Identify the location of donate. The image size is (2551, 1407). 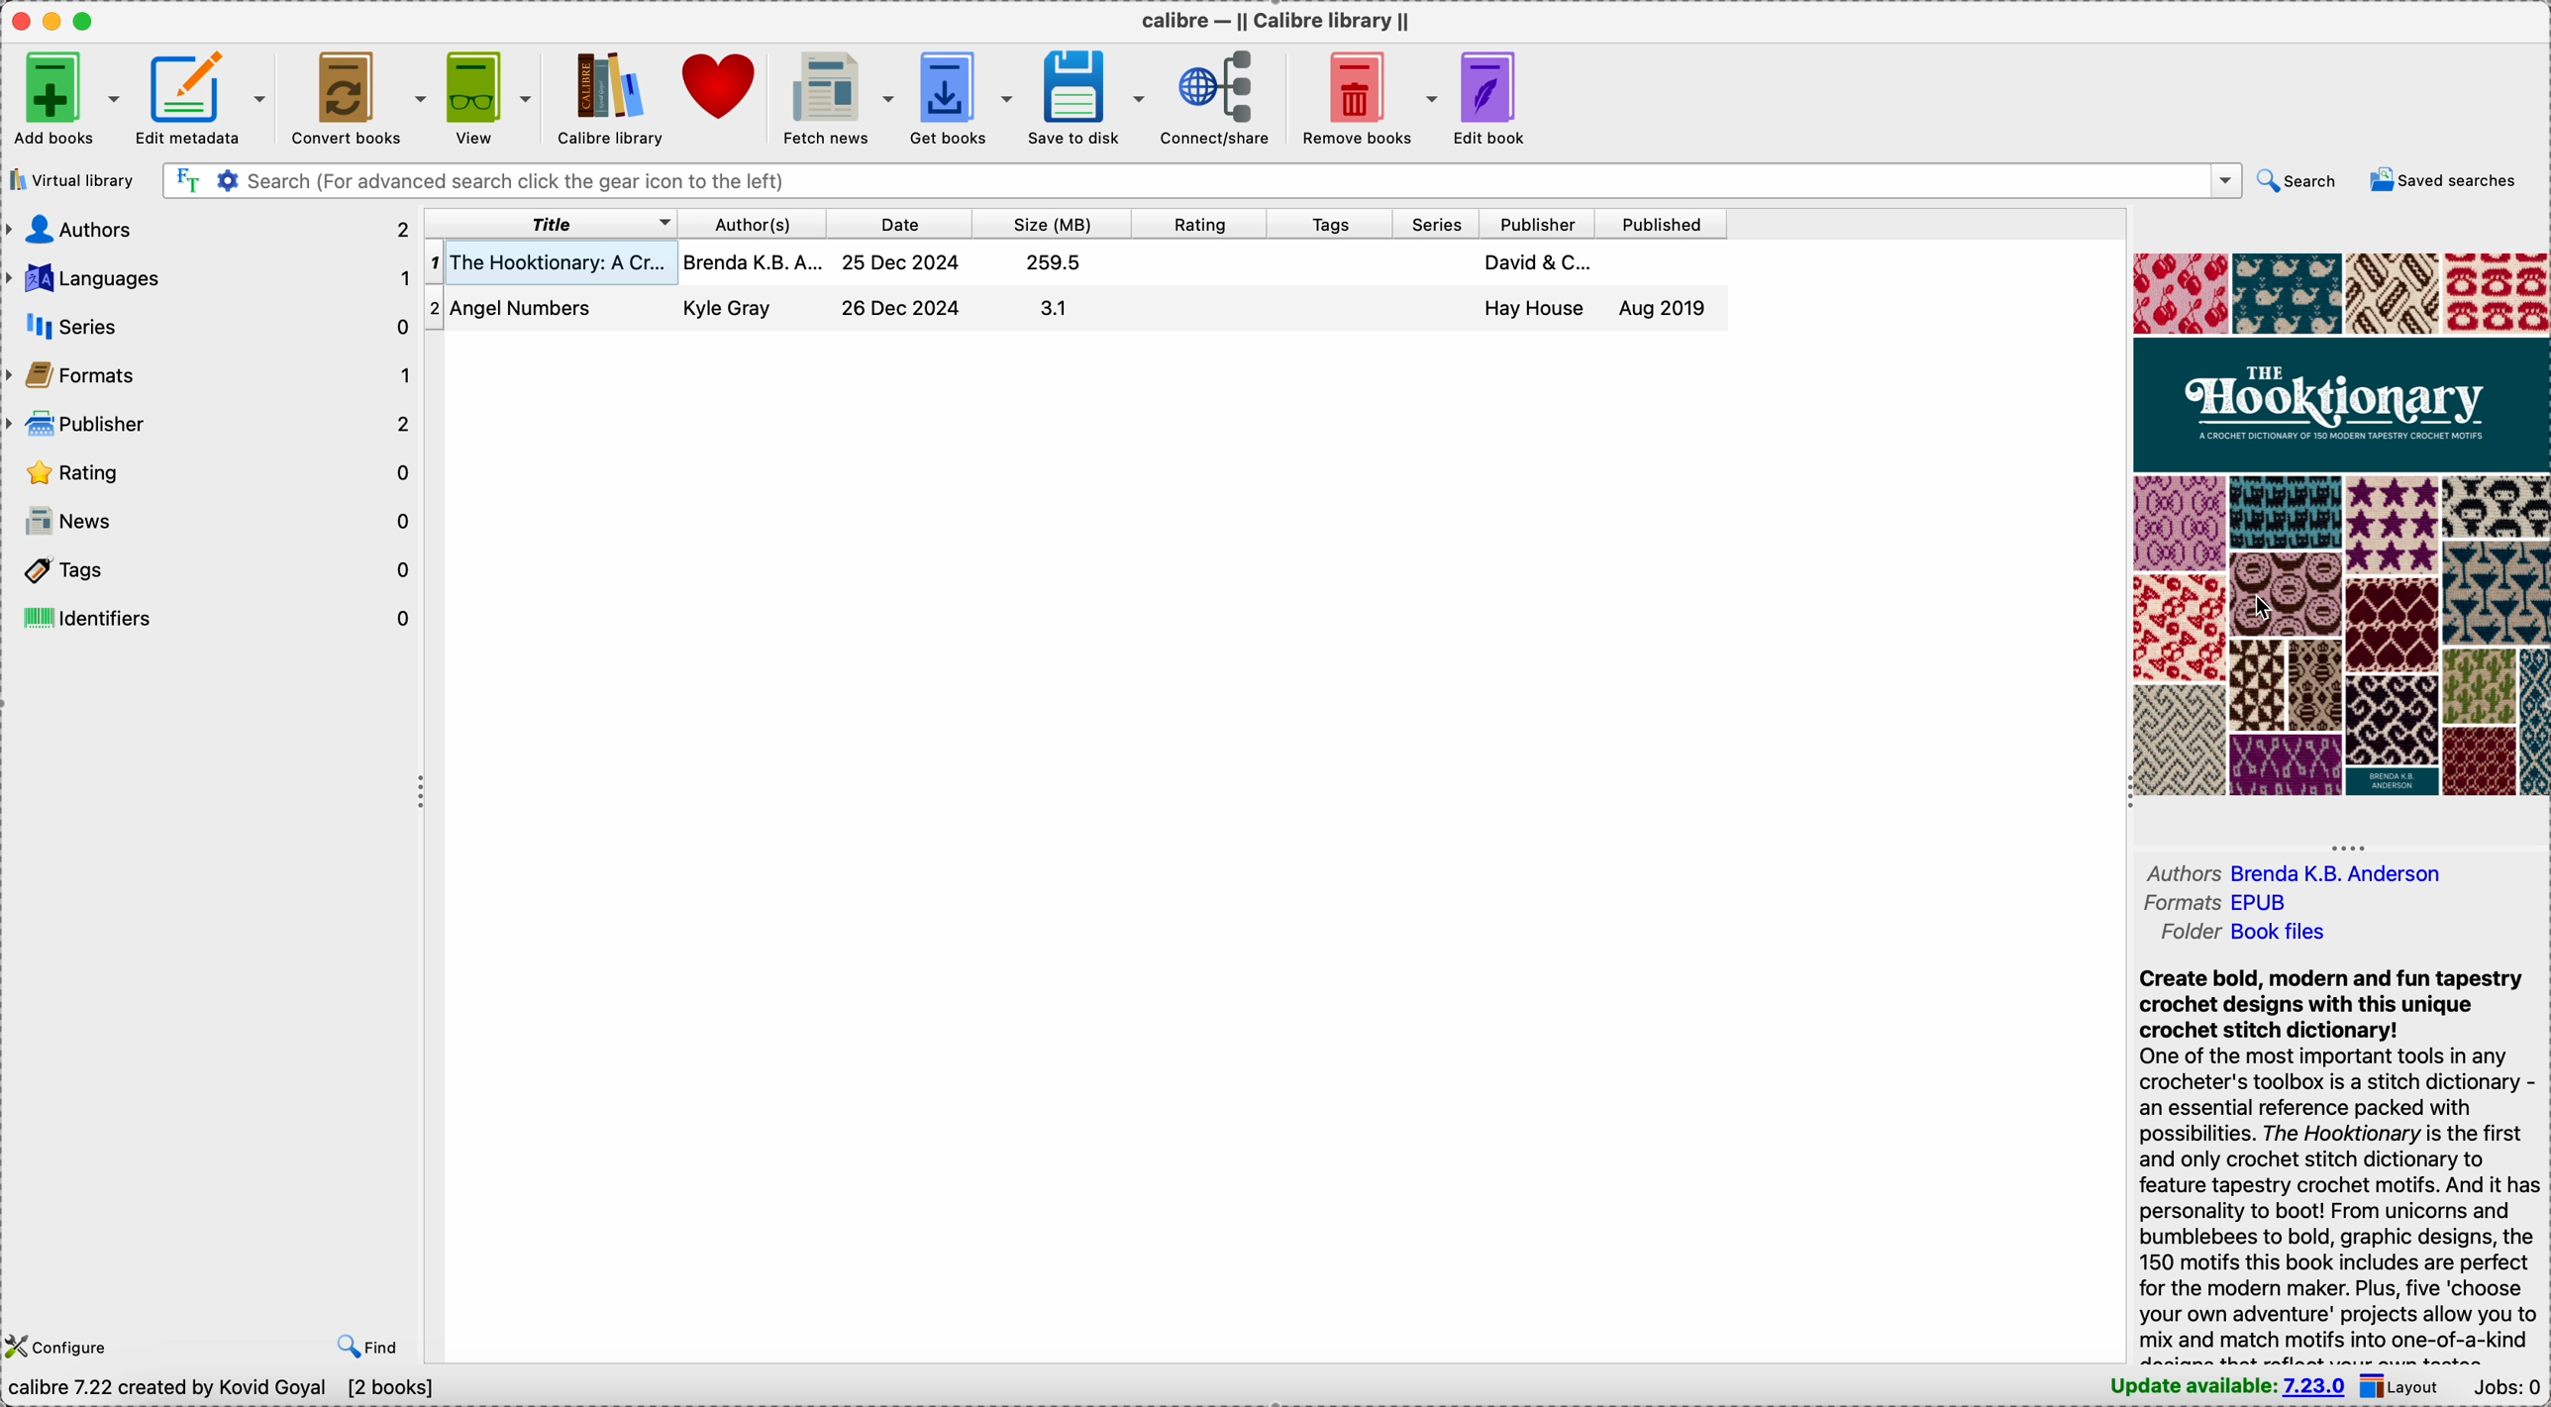
(723, 84).